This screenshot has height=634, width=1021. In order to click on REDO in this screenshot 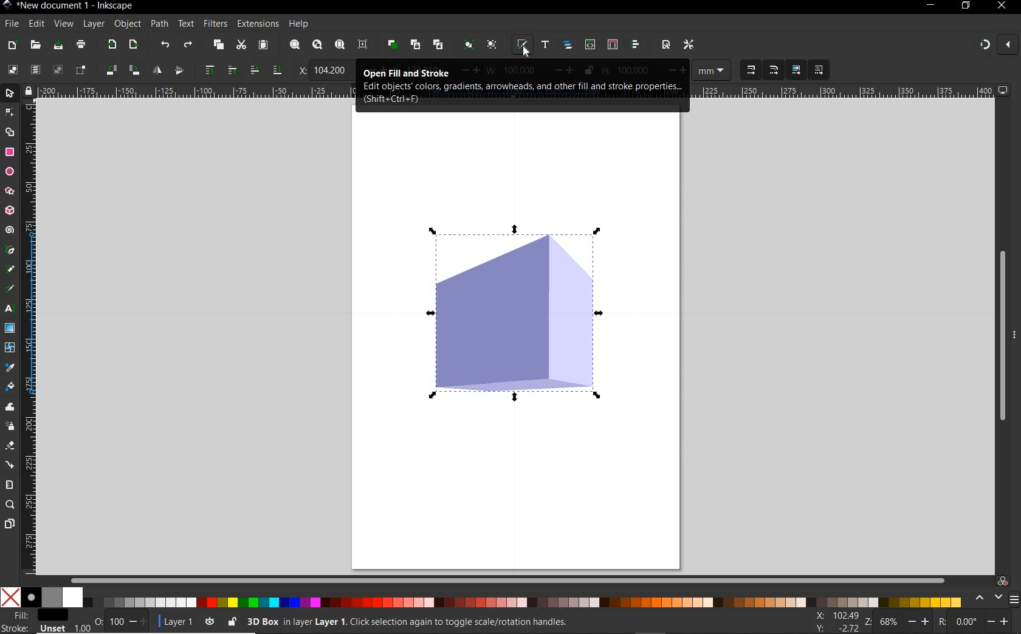, I will do `click(188, 46)`.